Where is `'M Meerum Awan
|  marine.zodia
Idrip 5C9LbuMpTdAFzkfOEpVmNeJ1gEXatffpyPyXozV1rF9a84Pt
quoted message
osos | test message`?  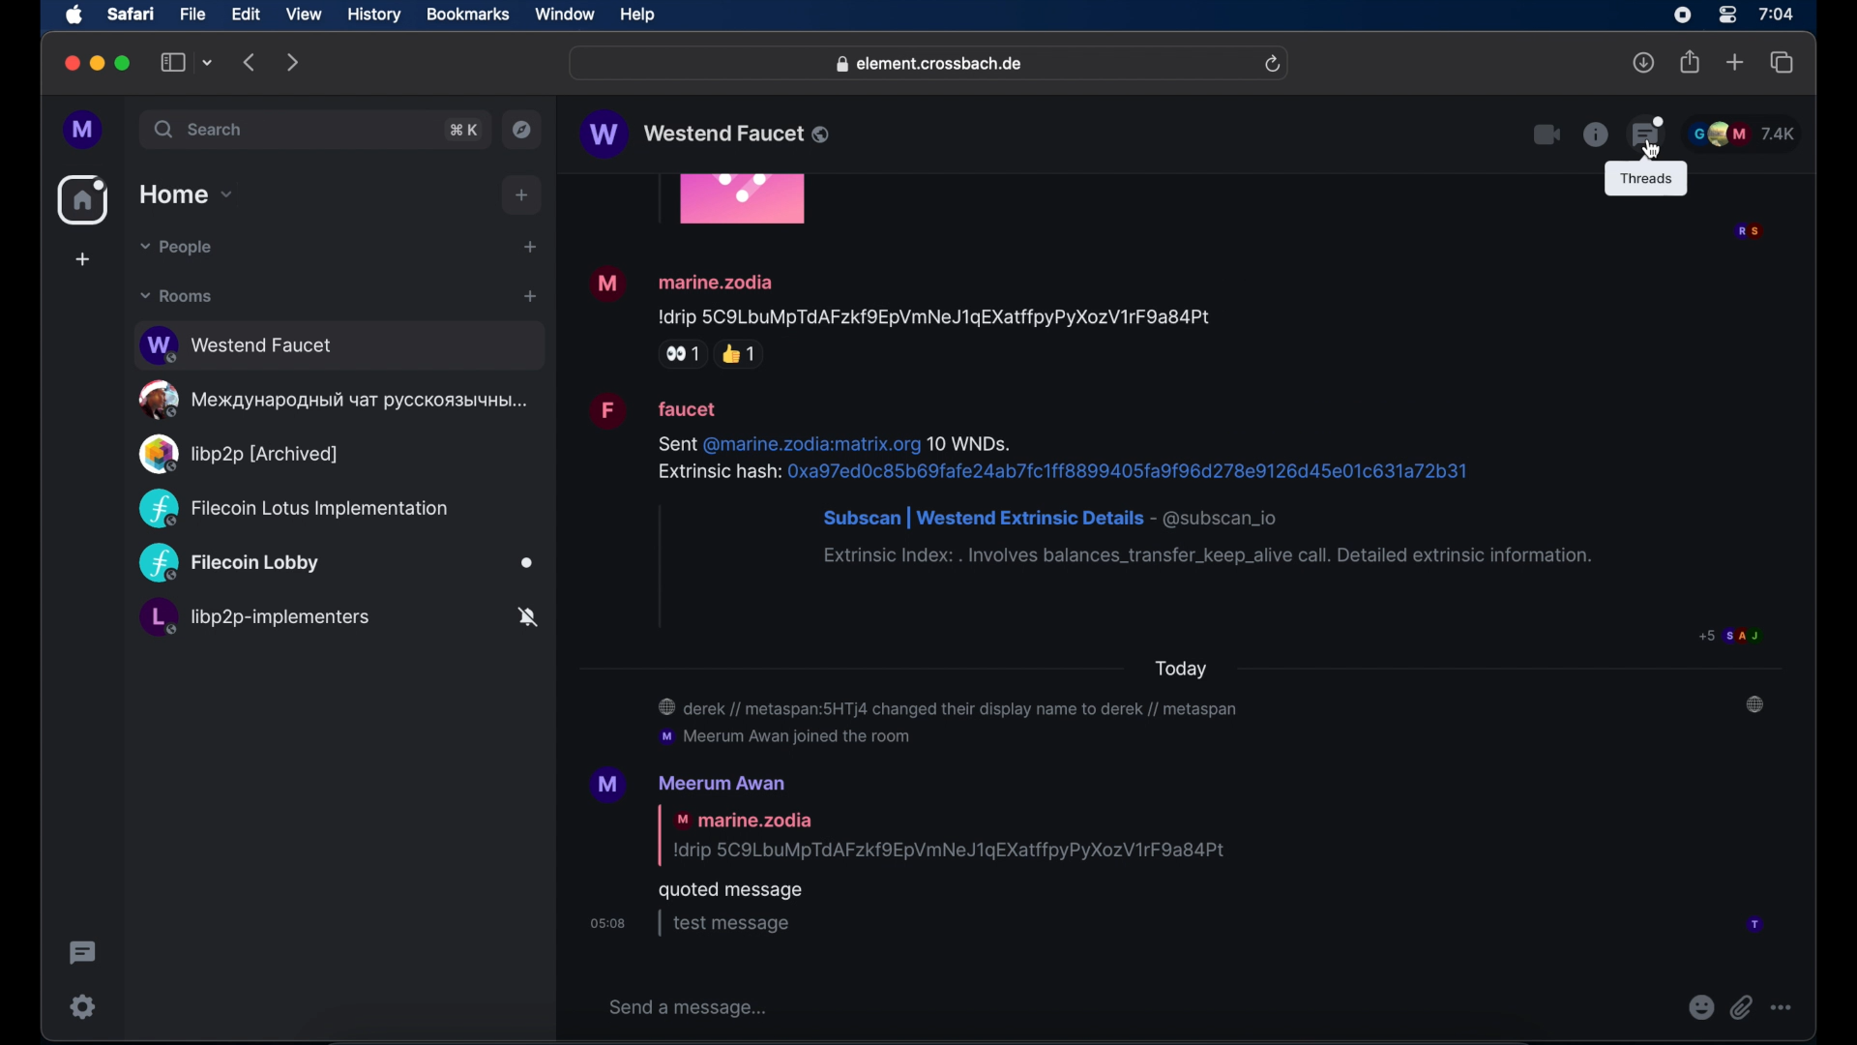 'M Meerum Awan
|  marine.zodia
Idrip 5C9LbuMpTdAFzkfOEpVmNeJ1gEXatffpyPyXozV1rF9a84Pt
quoted message
osos | test message is located at coordinates (925, 850).